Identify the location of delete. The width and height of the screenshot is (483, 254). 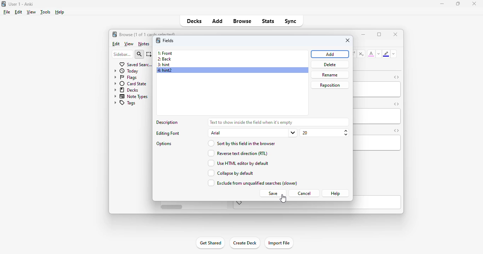
(330, 65).